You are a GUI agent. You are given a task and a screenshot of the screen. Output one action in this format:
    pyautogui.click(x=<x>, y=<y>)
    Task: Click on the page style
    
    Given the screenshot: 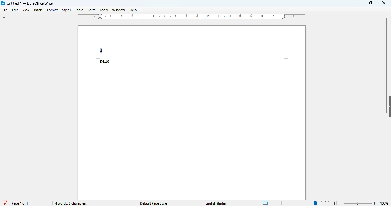 What is the action you would take?
    pyautogui.click(x=153, y=203)
    